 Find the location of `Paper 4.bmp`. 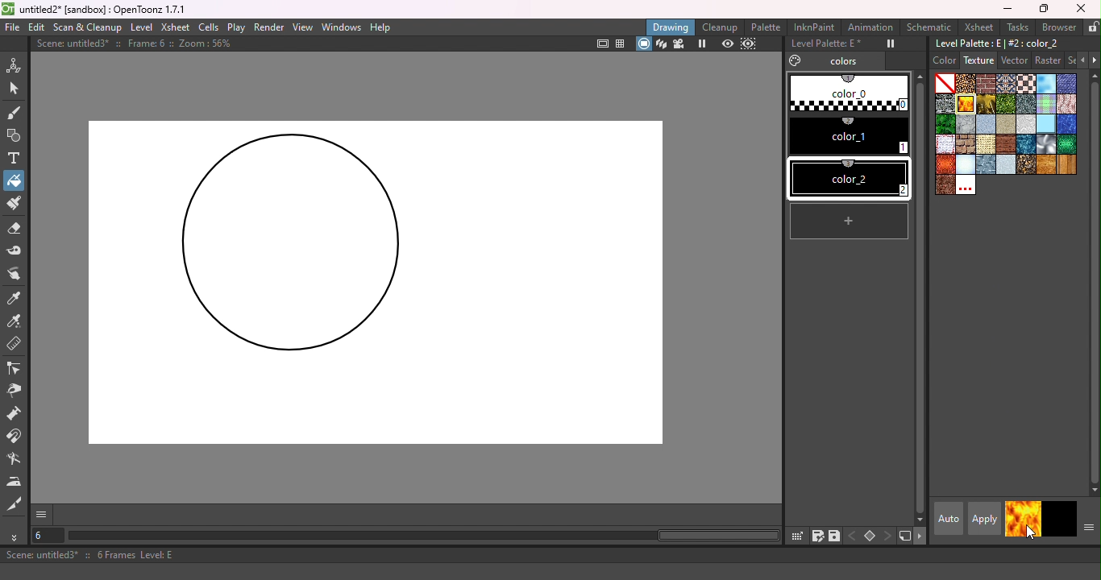

Paper 4.bmp is located at coordinates (1006, 124).